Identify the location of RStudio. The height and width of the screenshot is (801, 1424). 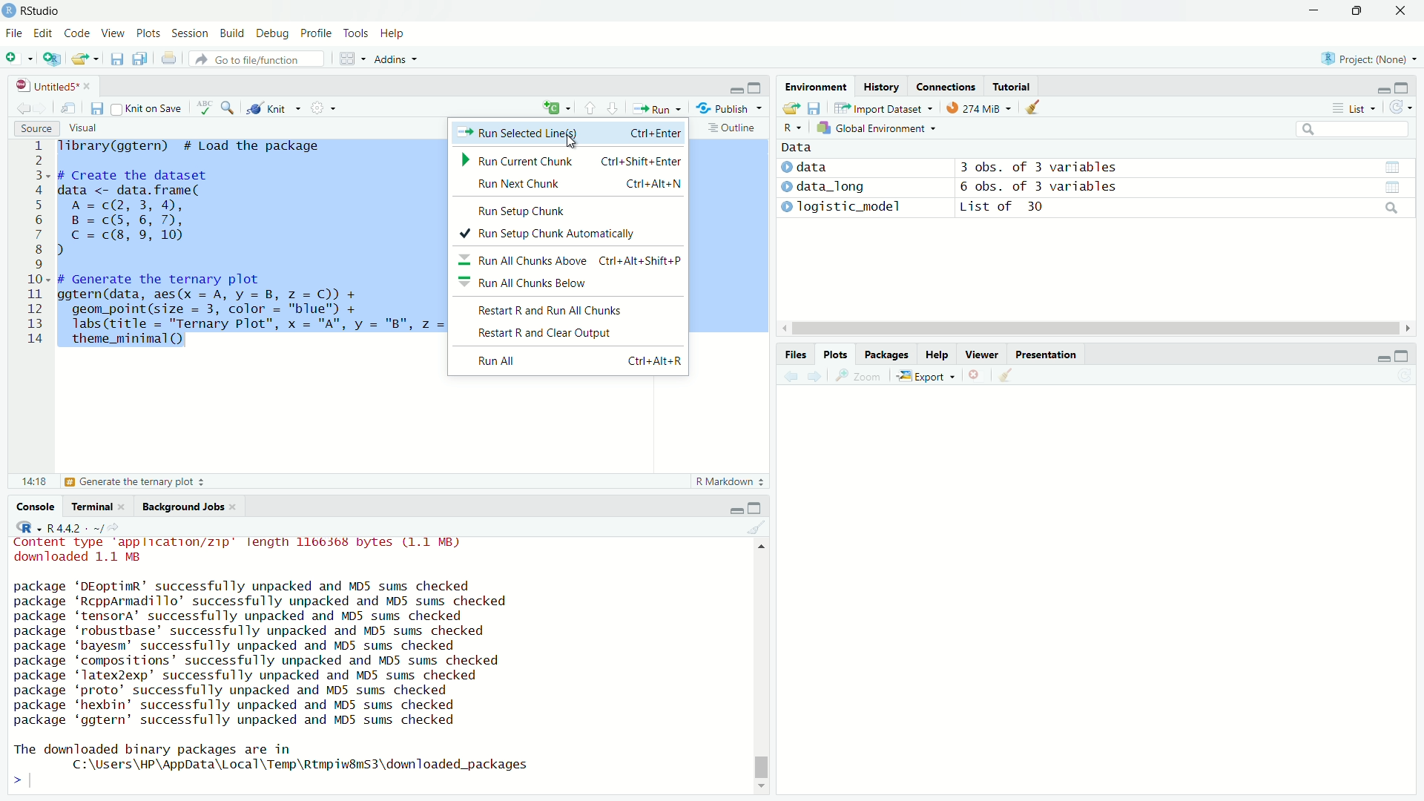
(36, 10).